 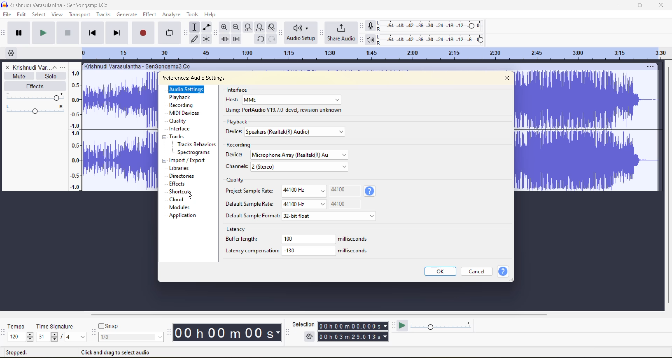 I want to click on interface, so click(x=181, y=129).